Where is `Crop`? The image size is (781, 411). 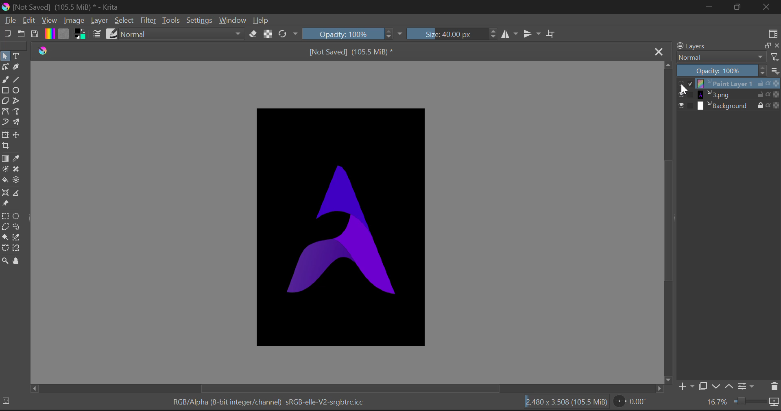 Crop is located at coordinates (552, 33).